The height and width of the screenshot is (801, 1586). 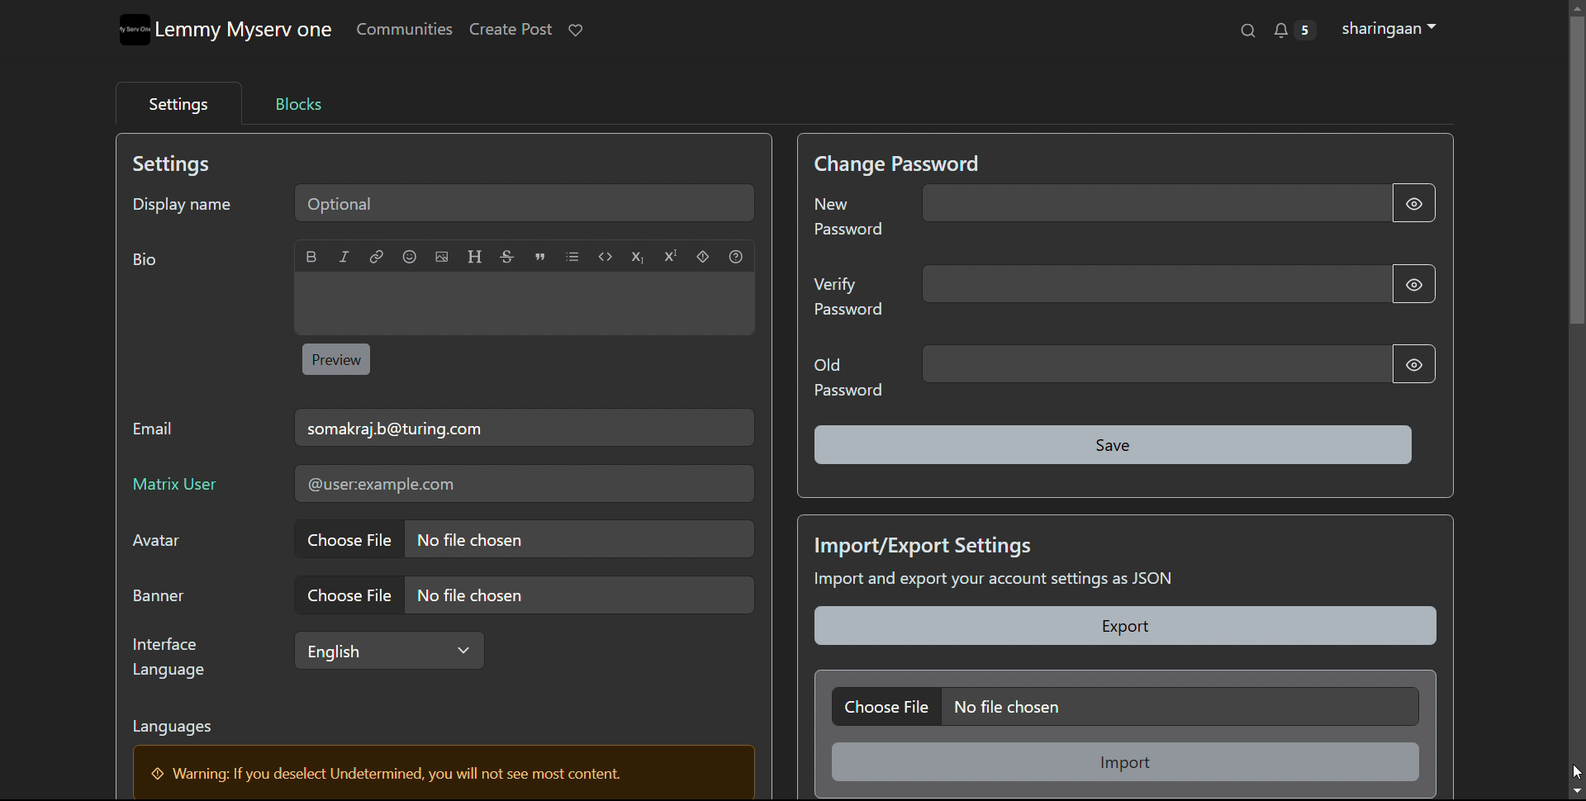 I want to click on Banner, so click(x=159, y=595).